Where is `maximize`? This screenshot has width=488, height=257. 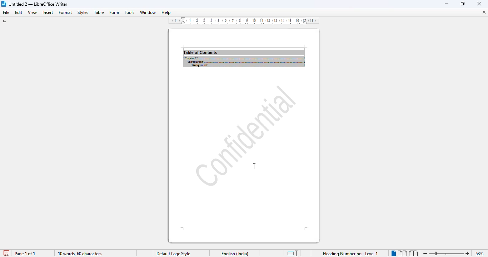 maximize is located at coordinates (463, 4).